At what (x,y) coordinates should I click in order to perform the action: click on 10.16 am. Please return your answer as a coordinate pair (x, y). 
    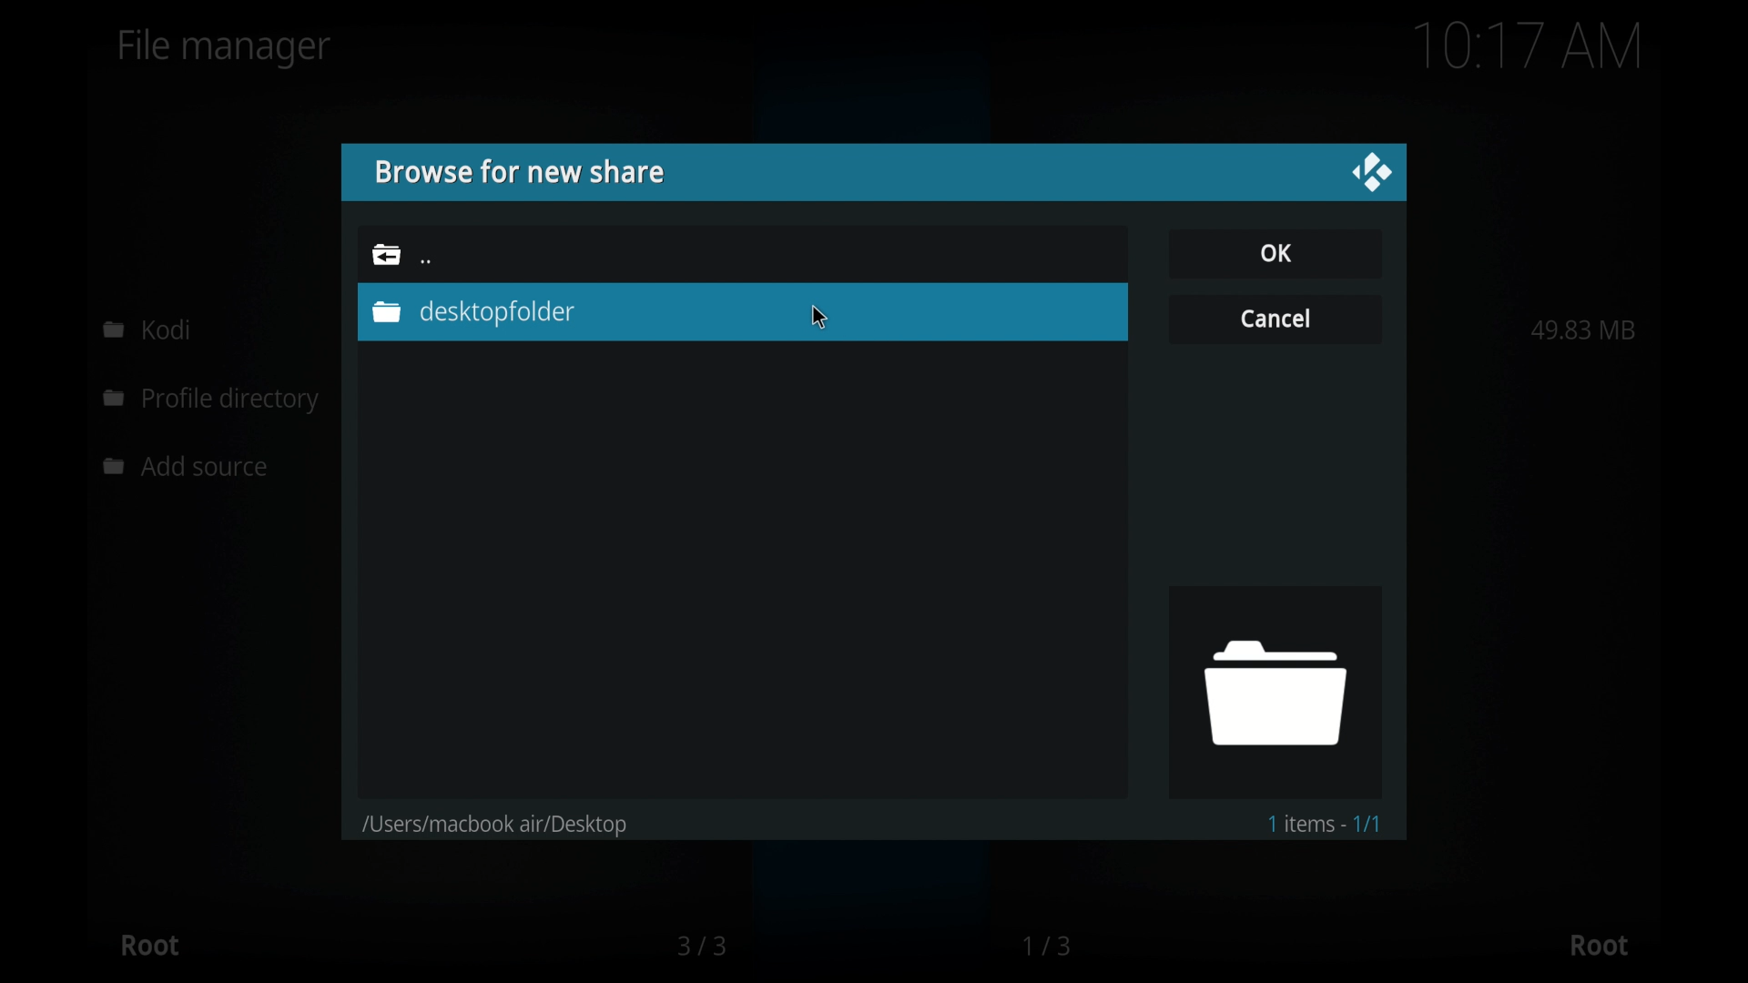
    Looking at the image, I should click on (1529, 46).